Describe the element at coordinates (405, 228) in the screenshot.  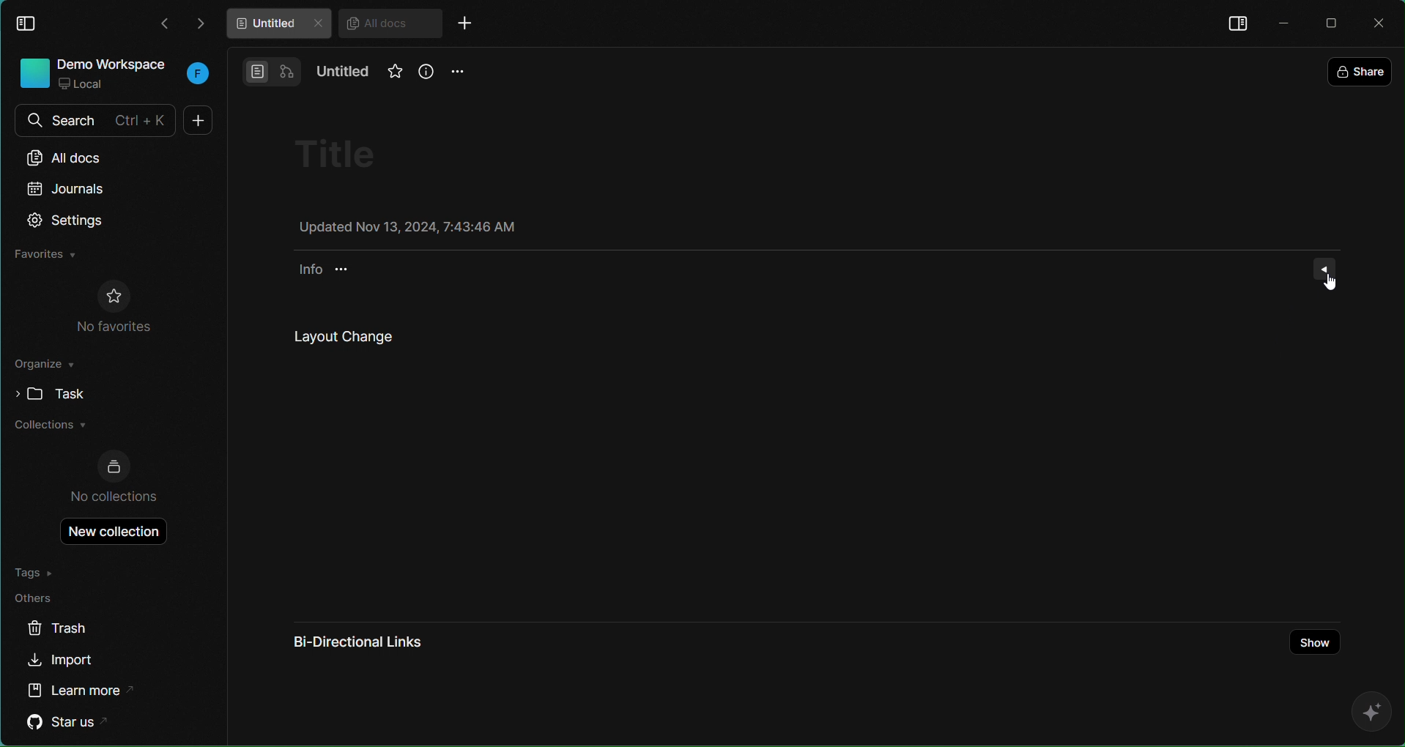
I see `Updated Nov 13, 2024, 7:43:46 AM` at that location.